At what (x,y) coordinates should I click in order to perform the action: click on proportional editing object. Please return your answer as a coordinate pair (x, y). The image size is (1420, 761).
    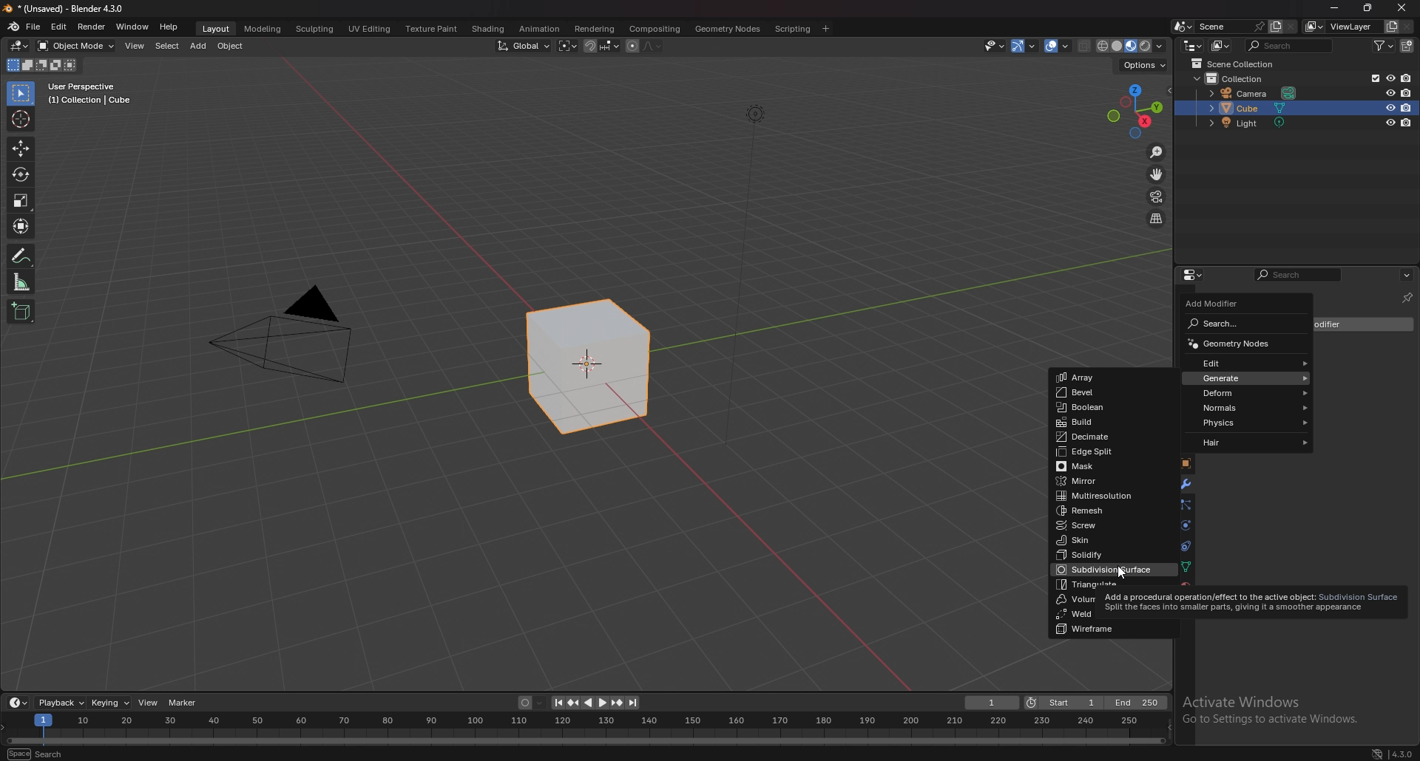
    Looking at the image, I should click on (632, 47).